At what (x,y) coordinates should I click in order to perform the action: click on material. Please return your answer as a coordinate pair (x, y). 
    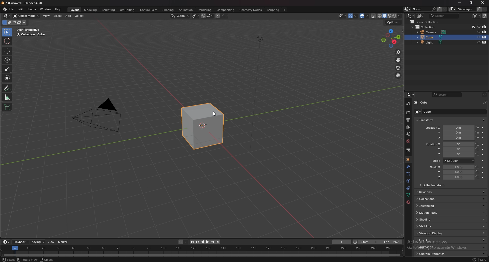
    Looking at the image, I should click on (409, 202).